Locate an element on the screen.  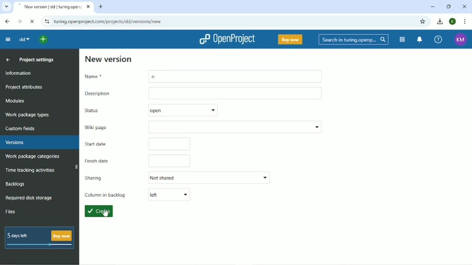
Cursor is located at coordinates (105, 213).